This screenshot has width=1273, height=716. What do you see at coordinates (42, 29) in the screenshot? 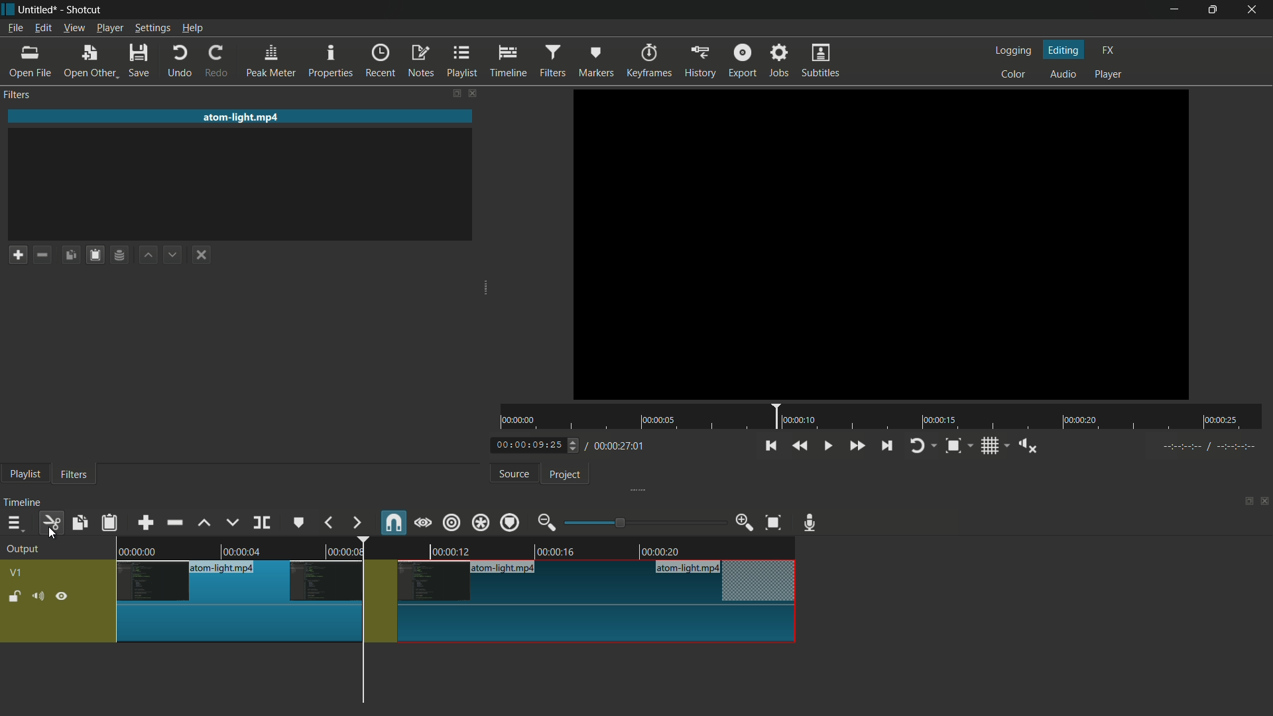
I see `edit menu` at bounding box center [42, 29].